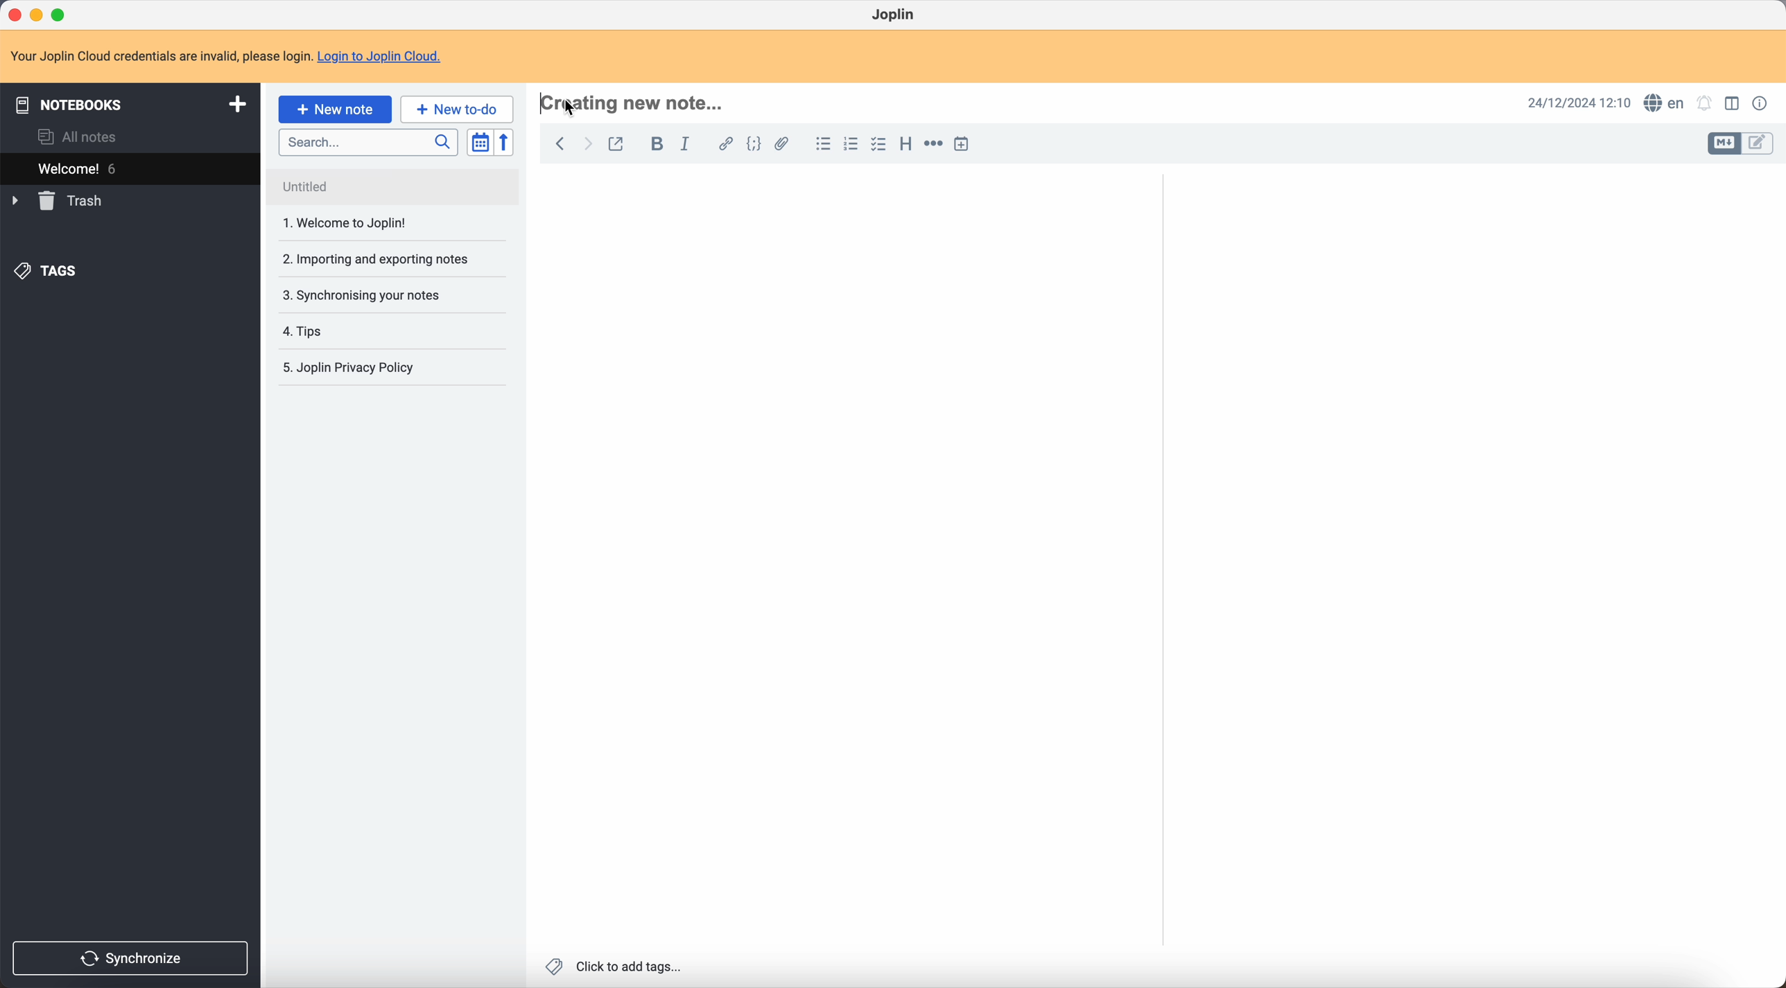  Describe the element at coordinates (904, 143) in the screenshot. I see `heading` at that location.